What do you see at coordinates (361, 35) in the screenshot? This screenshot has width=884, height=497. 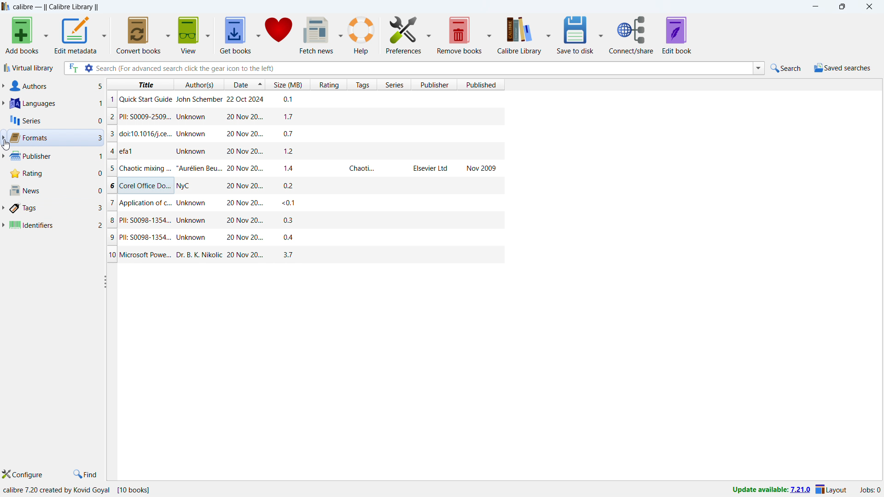 I see `help` at bounding box center [361, 35].